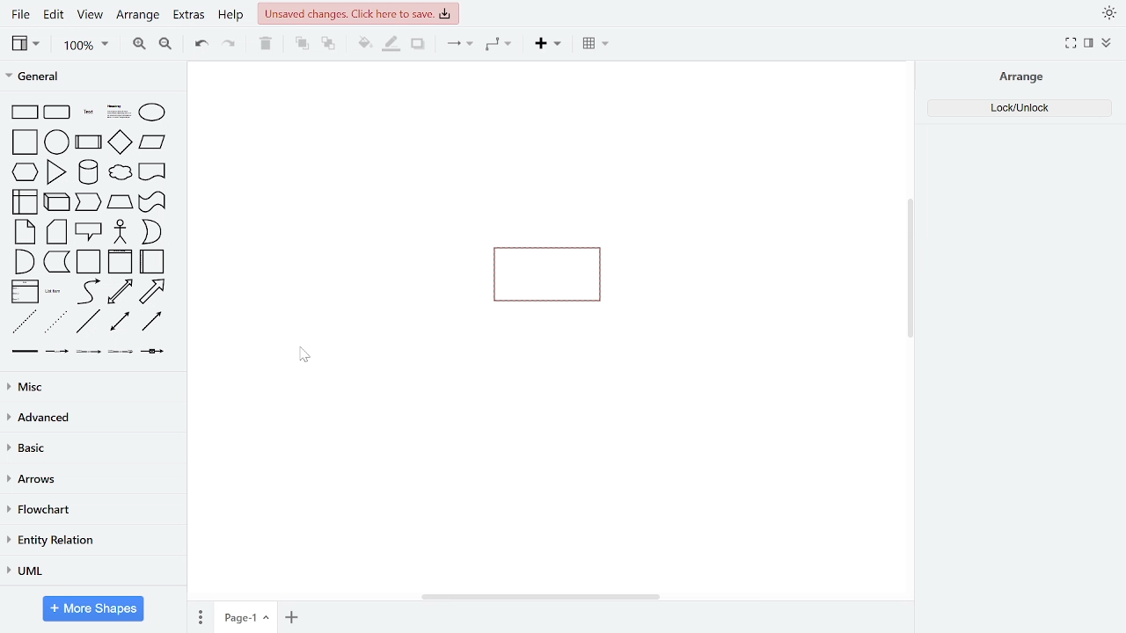  I want to click on full screen, so click(1071, 42).